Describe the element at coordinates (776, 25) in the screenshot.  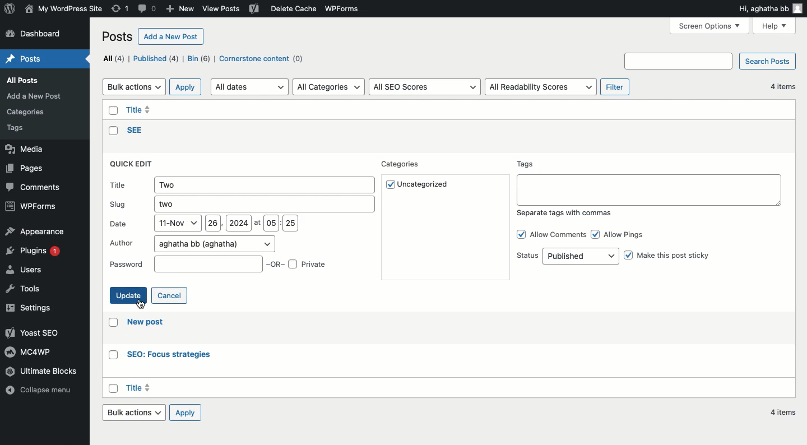
I see `Help` at that location.